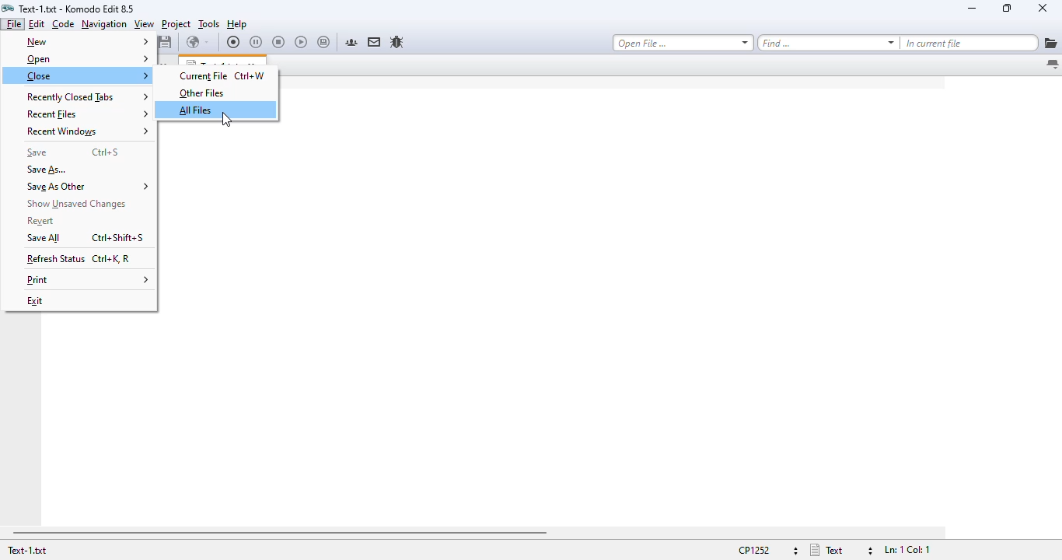 The image size is (1062, 560). I want to click on exit, so click(36, 300).